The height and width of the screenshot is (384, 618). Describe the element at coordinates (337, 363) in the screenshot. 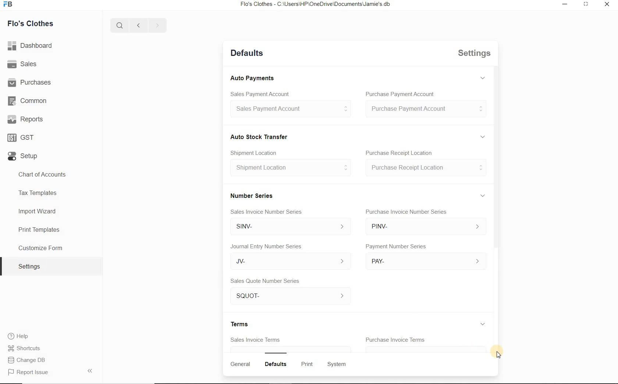

I see `System` at that location.